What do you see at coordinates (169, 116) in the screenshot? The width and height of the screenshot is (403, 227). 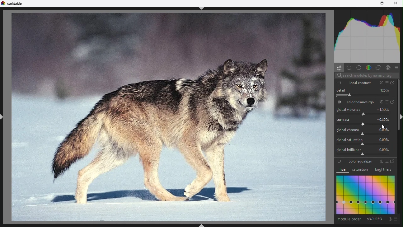 I see `image` at bounding box center [169, 116].